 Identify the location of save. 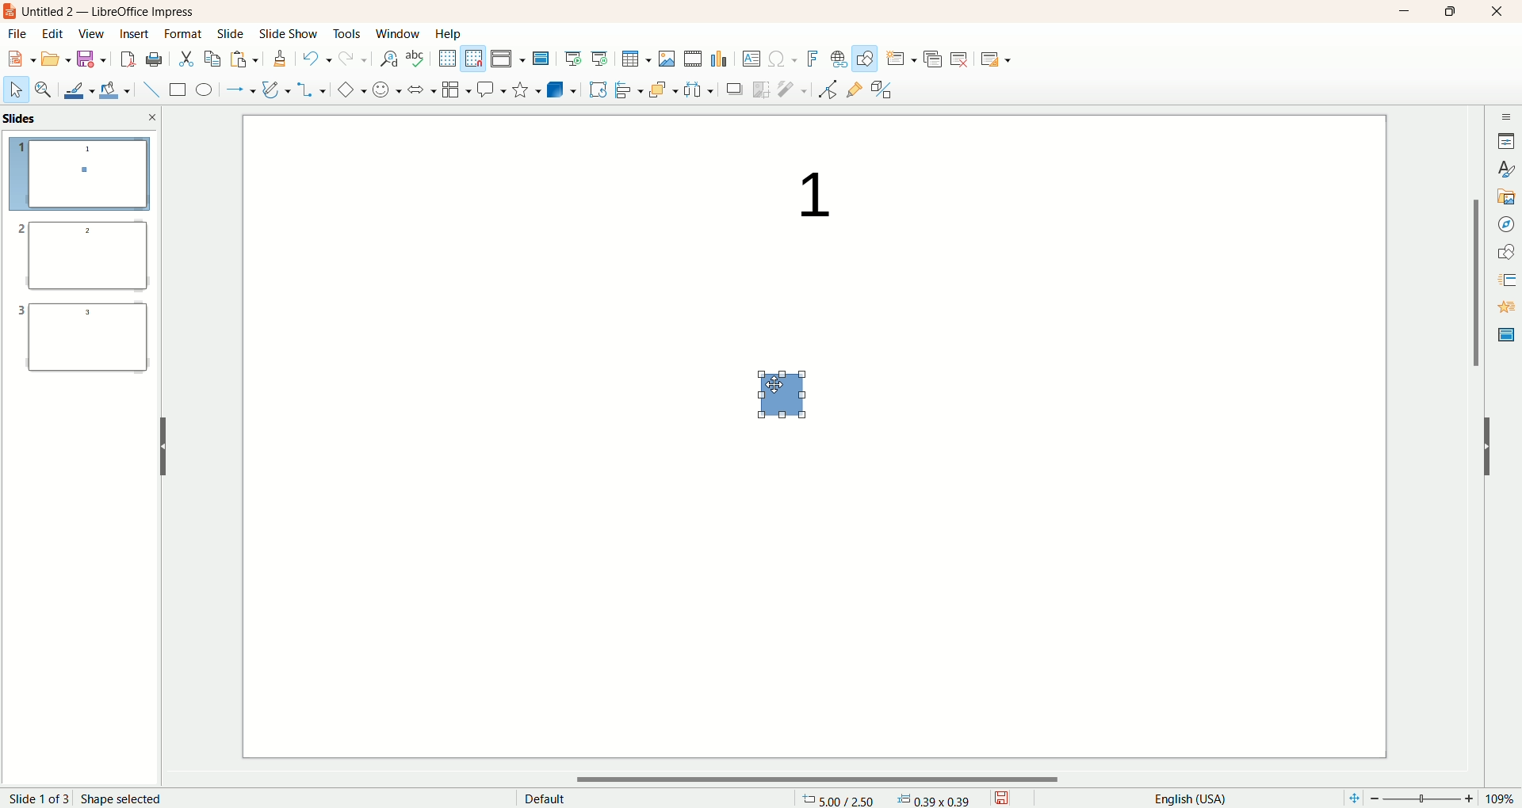
(91, 60).